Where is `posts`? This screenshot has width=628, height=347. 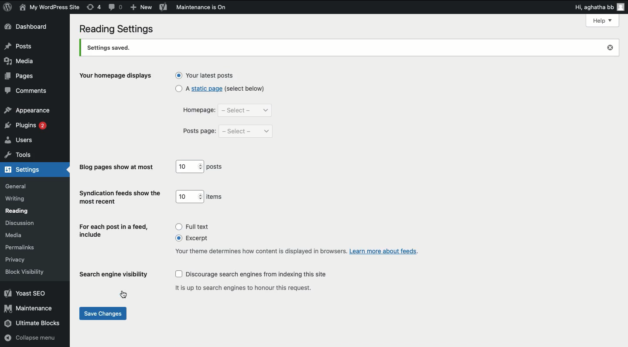
posts is located at coordinates (215, 167).